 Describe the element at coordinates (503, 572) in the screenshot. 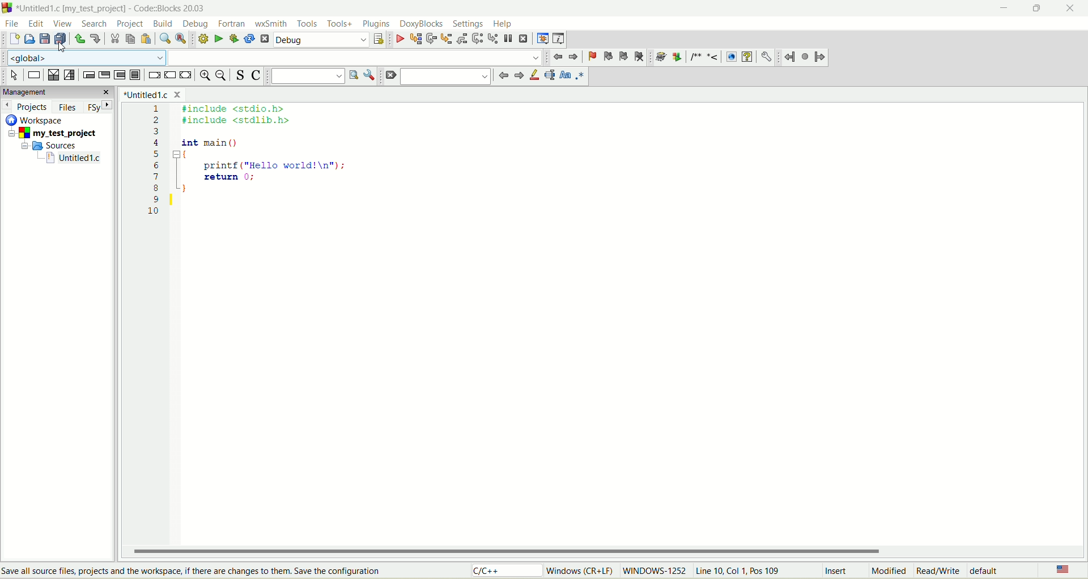

I see `C/C++` at that location.